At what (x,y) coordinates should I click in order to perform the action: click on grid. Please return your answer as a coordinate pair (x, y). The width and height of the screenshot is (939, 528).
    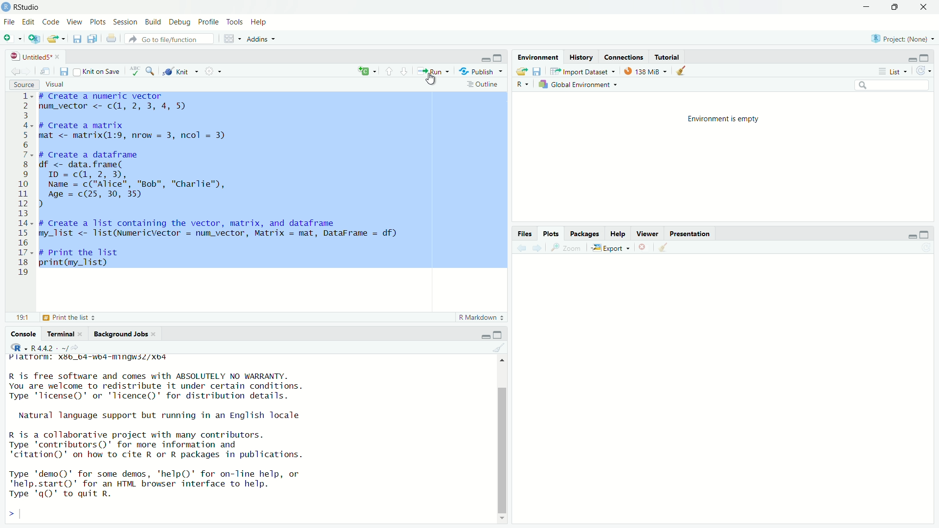
    Looking at the image, I should click on (231, 39).